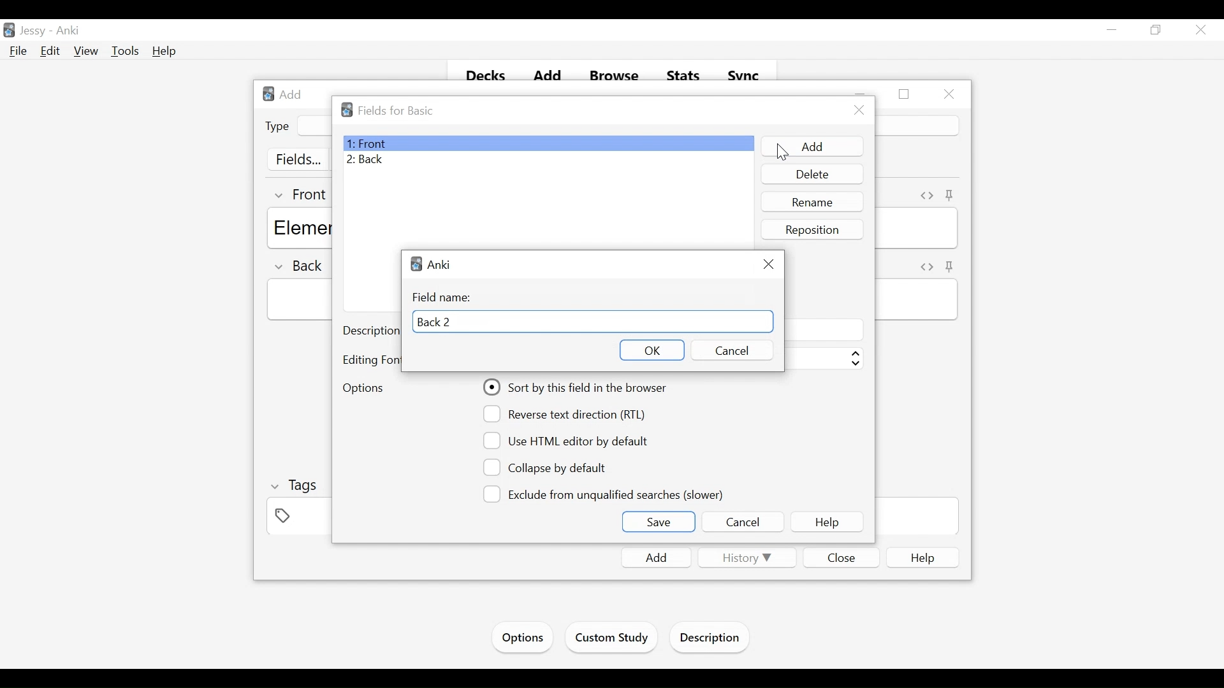 Image resolution: width=1224 pixels, height=688 pixels. What do you see at coordinates (827, 522) in the screenshot?
I see `Help` at bounding box center [827, 522].